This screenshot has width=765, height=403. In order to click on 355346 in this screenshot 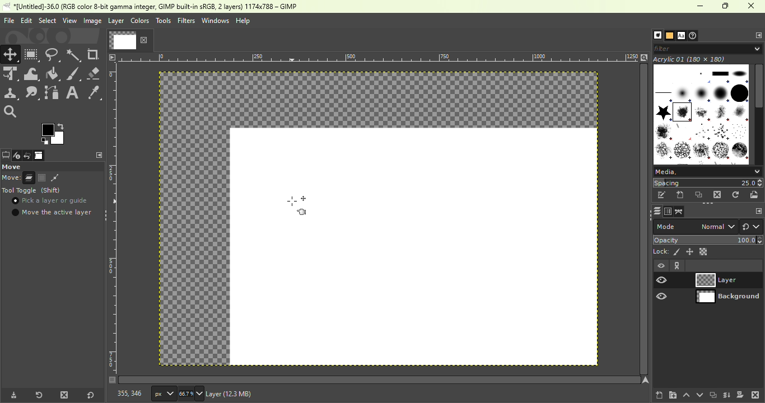, I will do `click(124, 393)`.